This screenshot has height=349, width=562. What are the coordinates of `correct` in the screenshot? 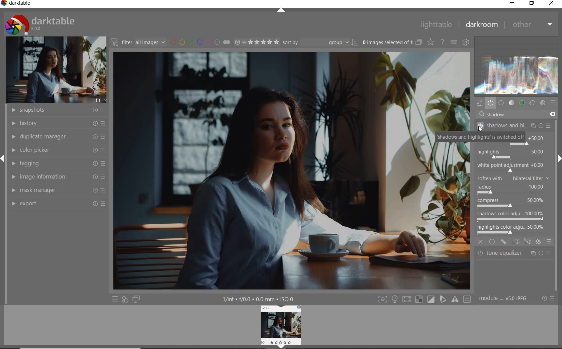 It's located at (532, 103).